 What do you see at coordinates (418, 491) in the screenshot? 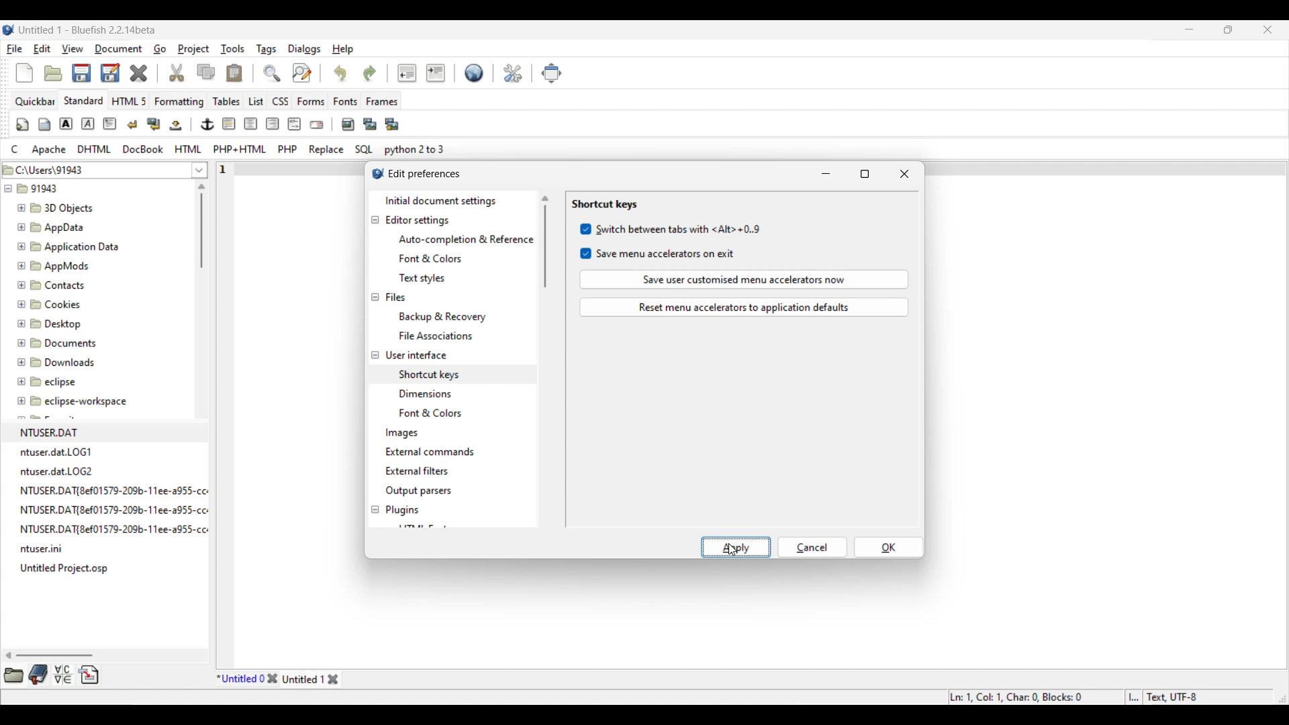
I see `Output parsers` at bounding box center [418, 491].